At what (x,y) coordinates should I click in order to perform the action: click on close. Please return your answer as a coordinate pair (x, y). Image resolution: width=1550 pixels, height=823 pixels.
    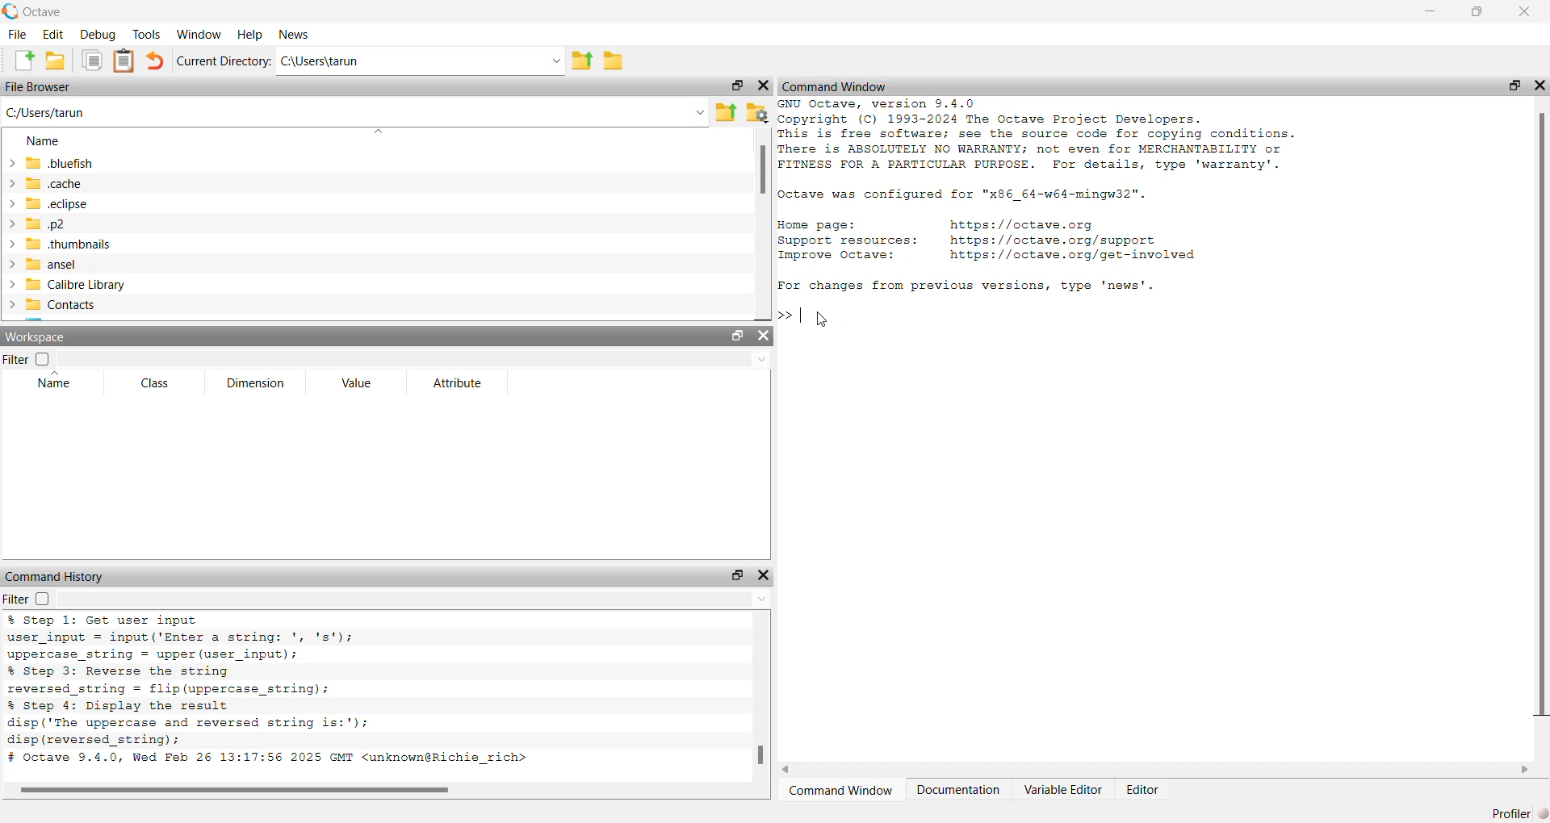
    Looking at the image, I should click on (1530, 10).